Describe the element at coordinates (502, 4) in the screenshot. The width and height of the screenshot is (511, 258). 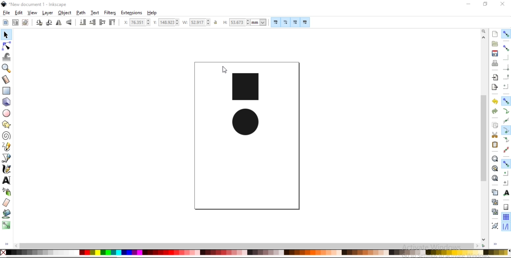
I see `close` at that location.